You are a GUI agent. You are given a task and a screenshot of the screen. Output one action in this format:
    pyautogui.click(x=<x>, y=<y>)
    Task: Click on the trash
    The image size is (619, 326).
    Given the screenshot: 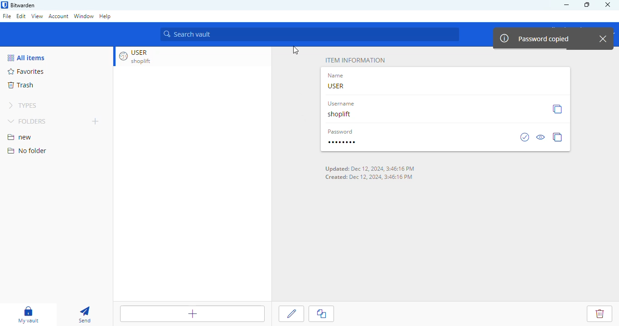 What is the action you would take?
    pyautogui.click(x=21, y=85)
    